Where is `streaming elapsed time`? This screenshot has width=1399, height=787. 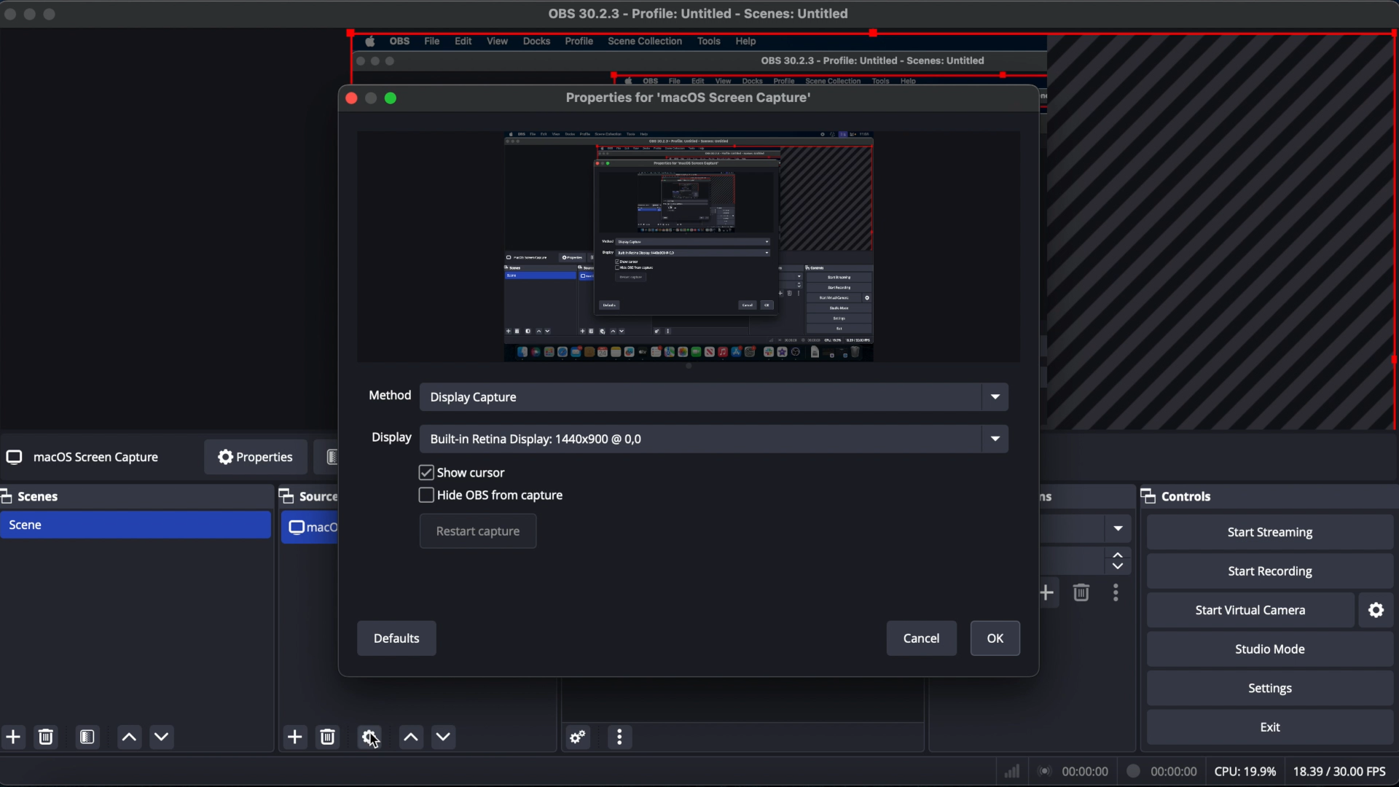 streaming elapsed time is located at coordinates (1075, 771).